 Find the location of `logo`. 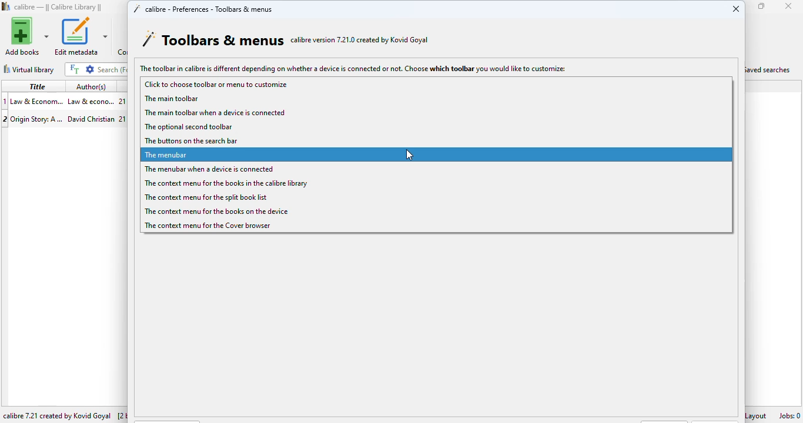

logo is located at coordinates (6, 6).